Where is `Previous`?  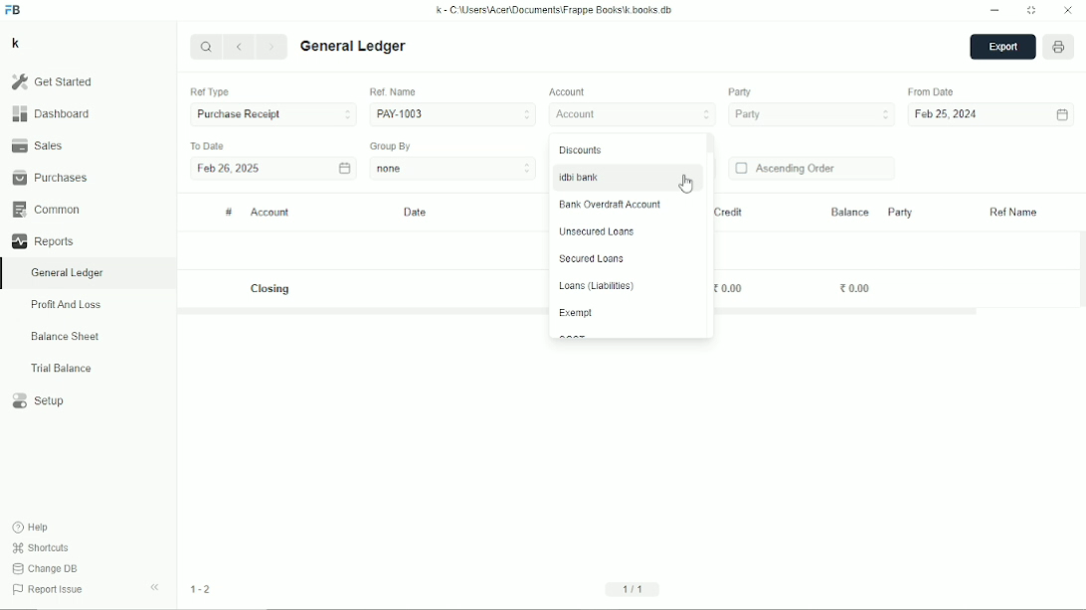
Previous is located at coordinates (241, 48).